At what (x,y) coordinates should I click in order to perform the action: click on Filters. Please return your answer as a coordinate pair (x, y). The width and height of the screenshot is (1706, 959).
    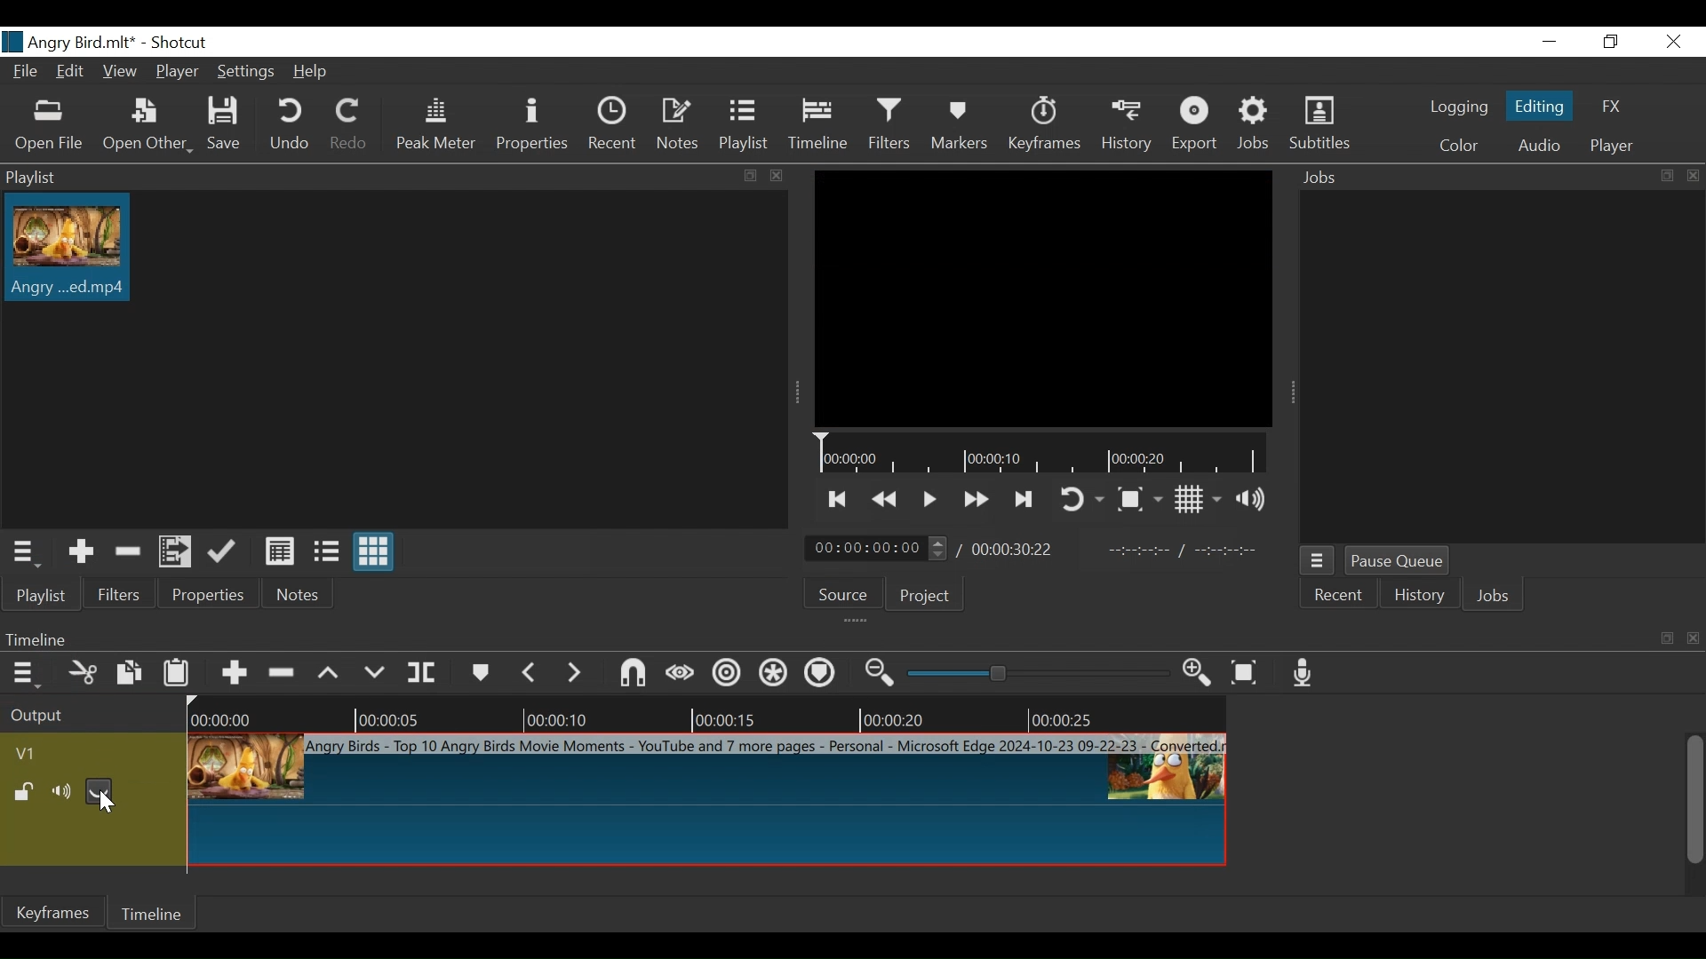
    Looking at the image, I should click on (889, 124).